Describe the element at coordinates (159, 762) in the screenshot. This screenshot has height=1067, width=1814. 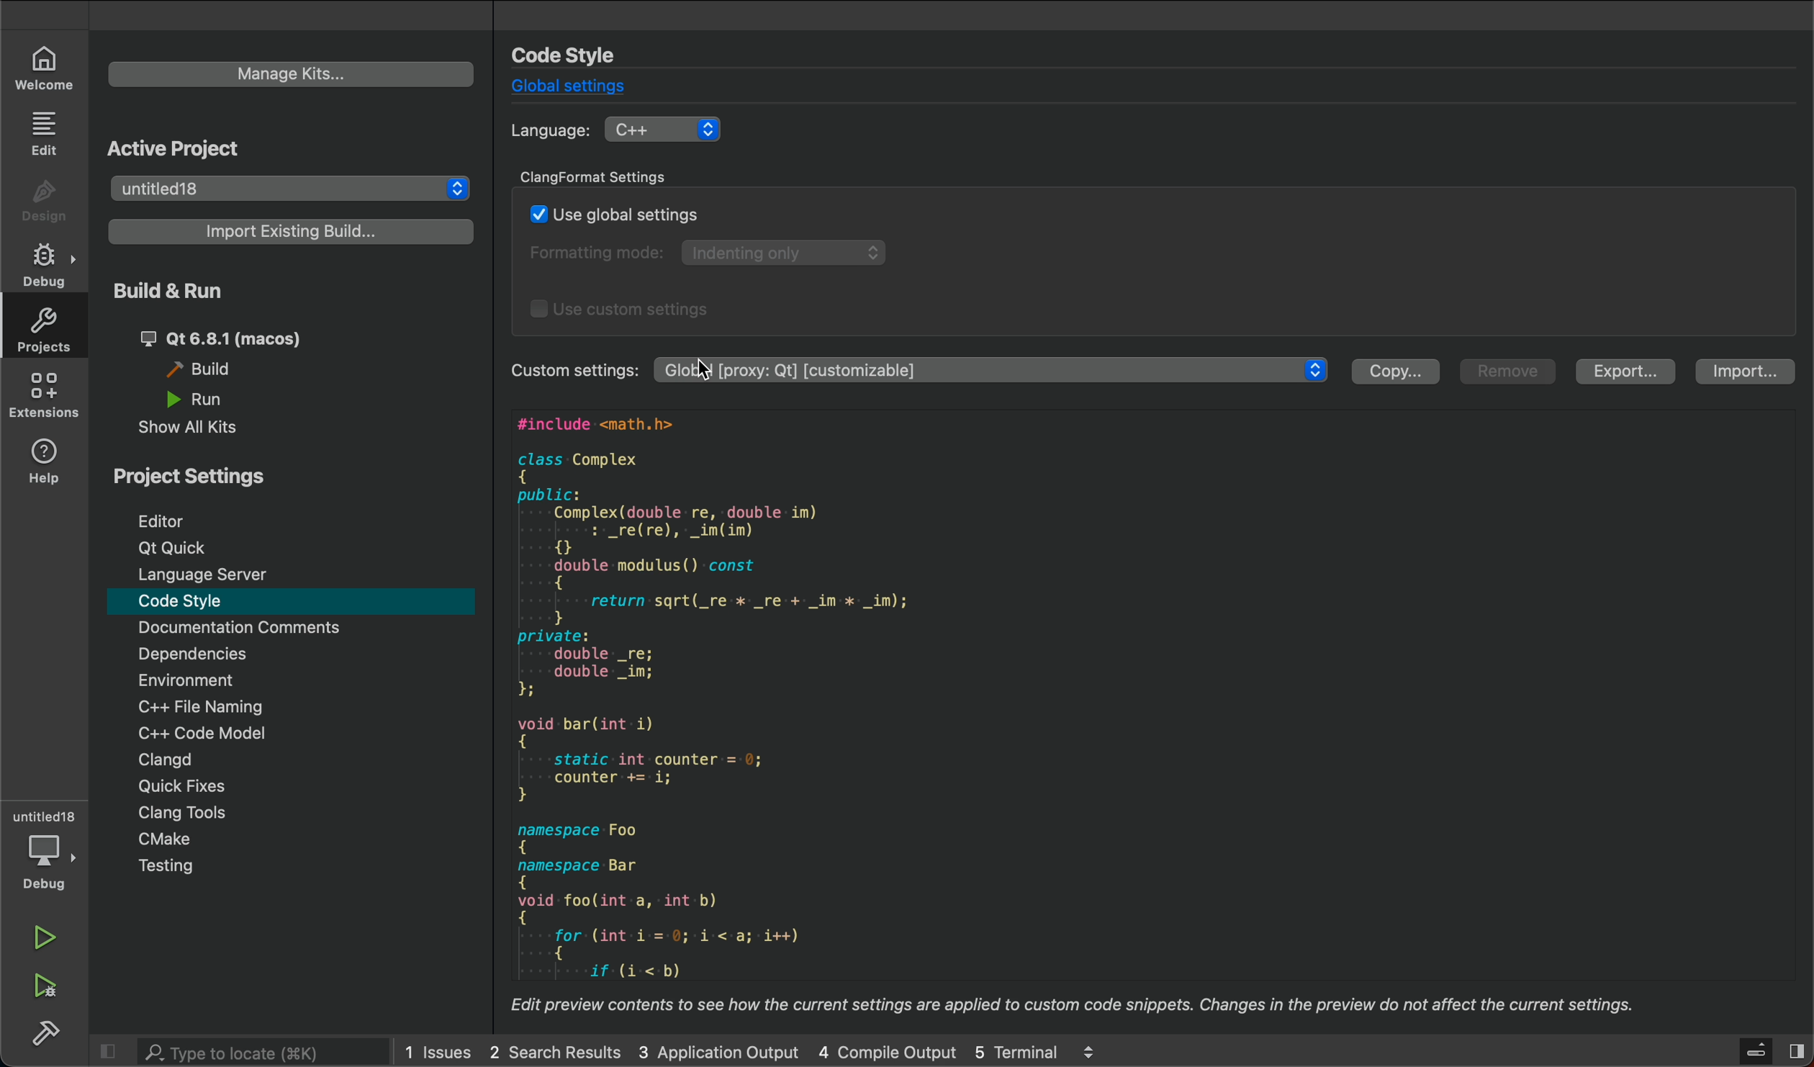
I see `clangd` at that location.